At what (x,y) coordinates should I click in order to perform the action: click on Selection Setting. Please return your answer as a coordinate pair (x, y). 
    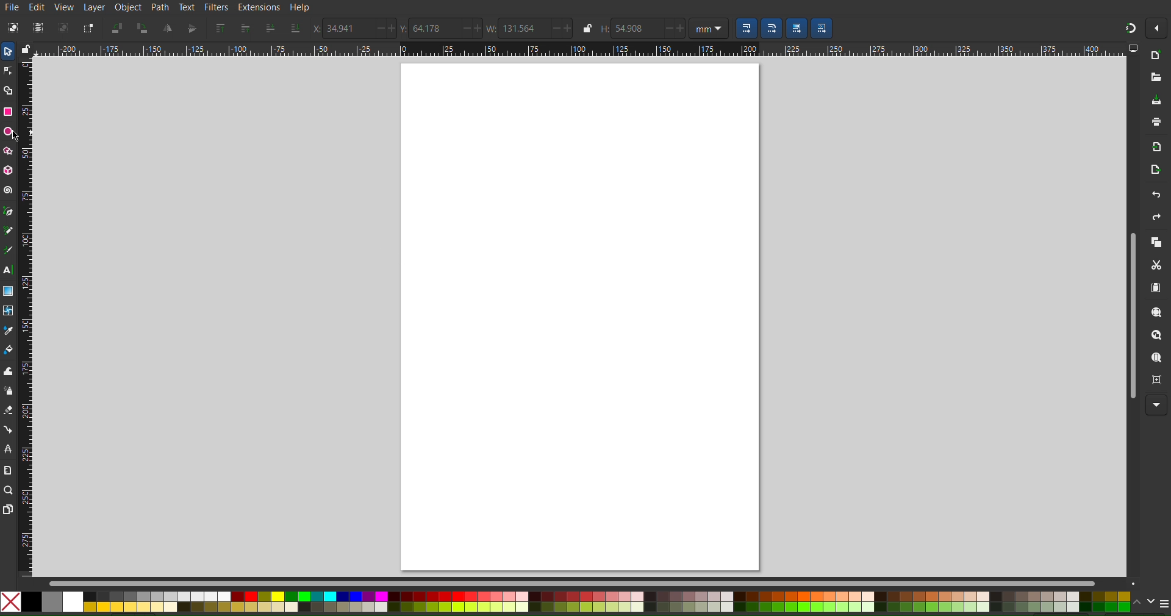
    Looking at the image, I should click on (772, 28).